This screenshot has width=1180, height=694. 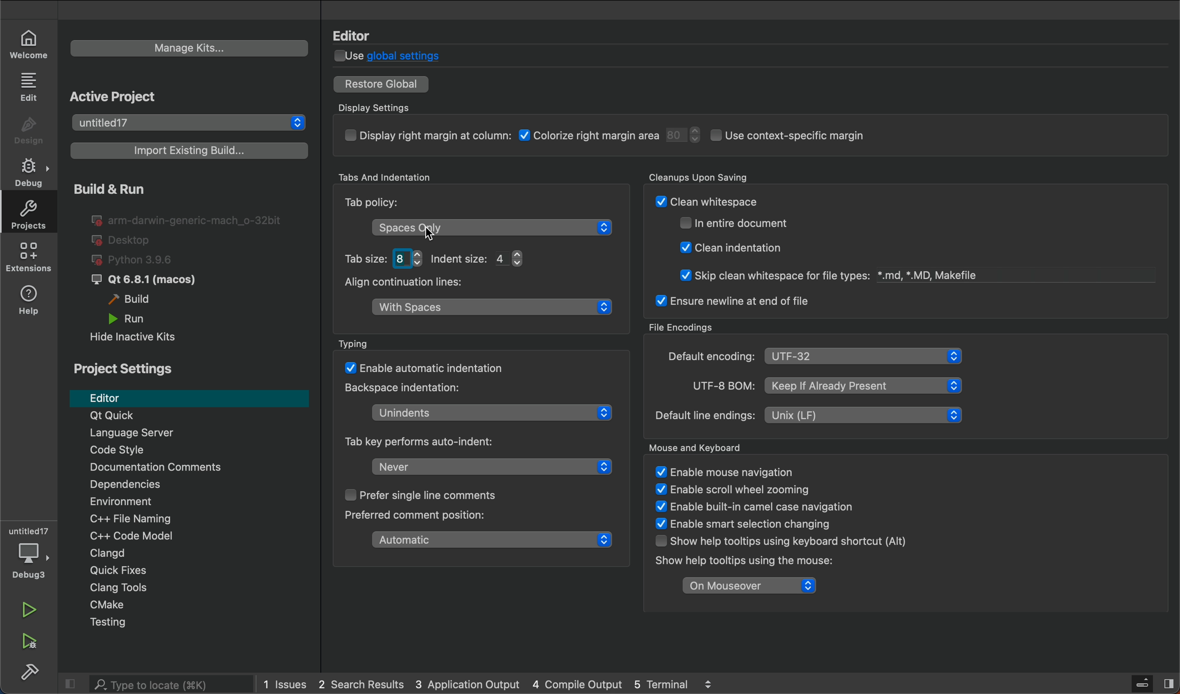 I want to click on Mouse and Keyboard, so click(x=712, y=445).